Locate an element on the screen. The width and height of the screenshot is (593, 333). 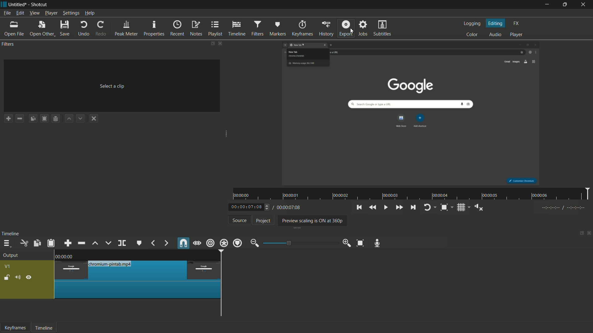
keyframes is located at coordinates (15, 327).